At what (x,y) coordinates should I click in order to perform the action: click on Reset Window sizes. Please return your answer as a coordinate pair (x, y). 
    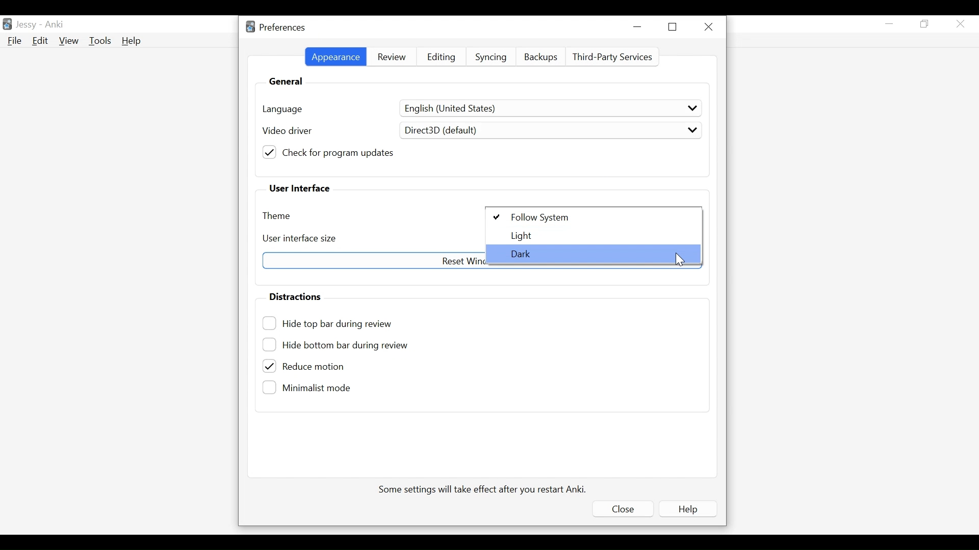
    Looking at the image, I should click on (372, 260).